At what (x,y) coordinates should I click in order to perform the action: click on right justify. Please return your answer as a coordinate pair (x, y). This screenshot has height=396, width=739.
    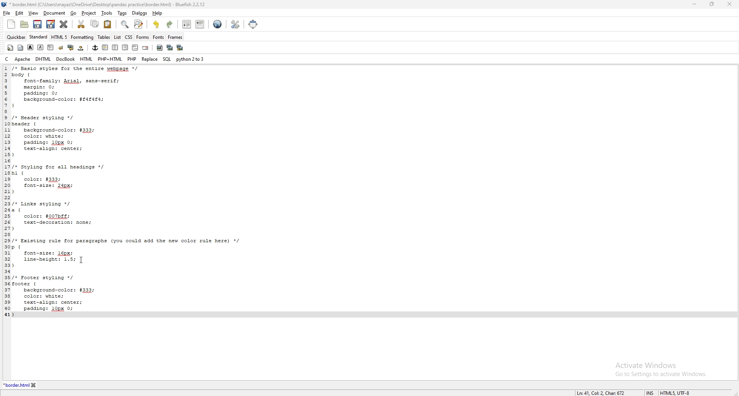
    Looking at the image, I should click on (126, 47).